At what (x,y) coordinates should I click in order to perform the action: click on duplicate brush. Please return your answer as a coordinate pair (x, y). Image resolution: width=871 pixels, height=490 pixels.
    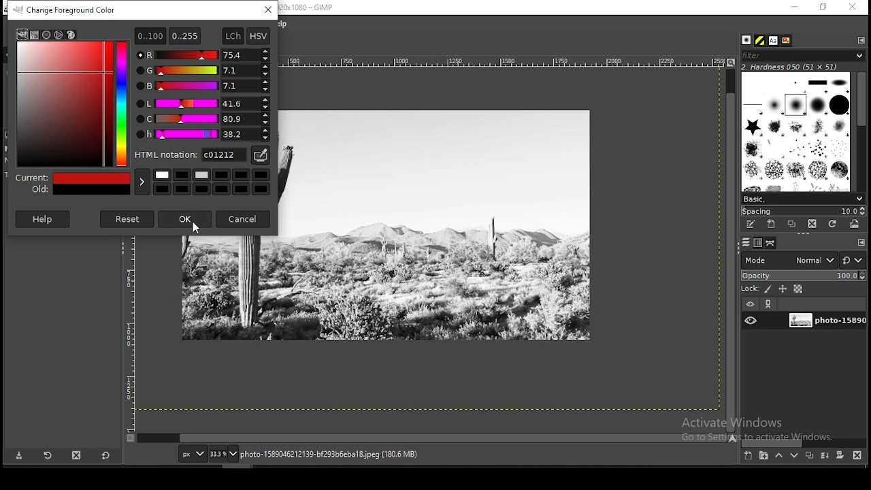
    Looking at the image, I should click on (791, 225).